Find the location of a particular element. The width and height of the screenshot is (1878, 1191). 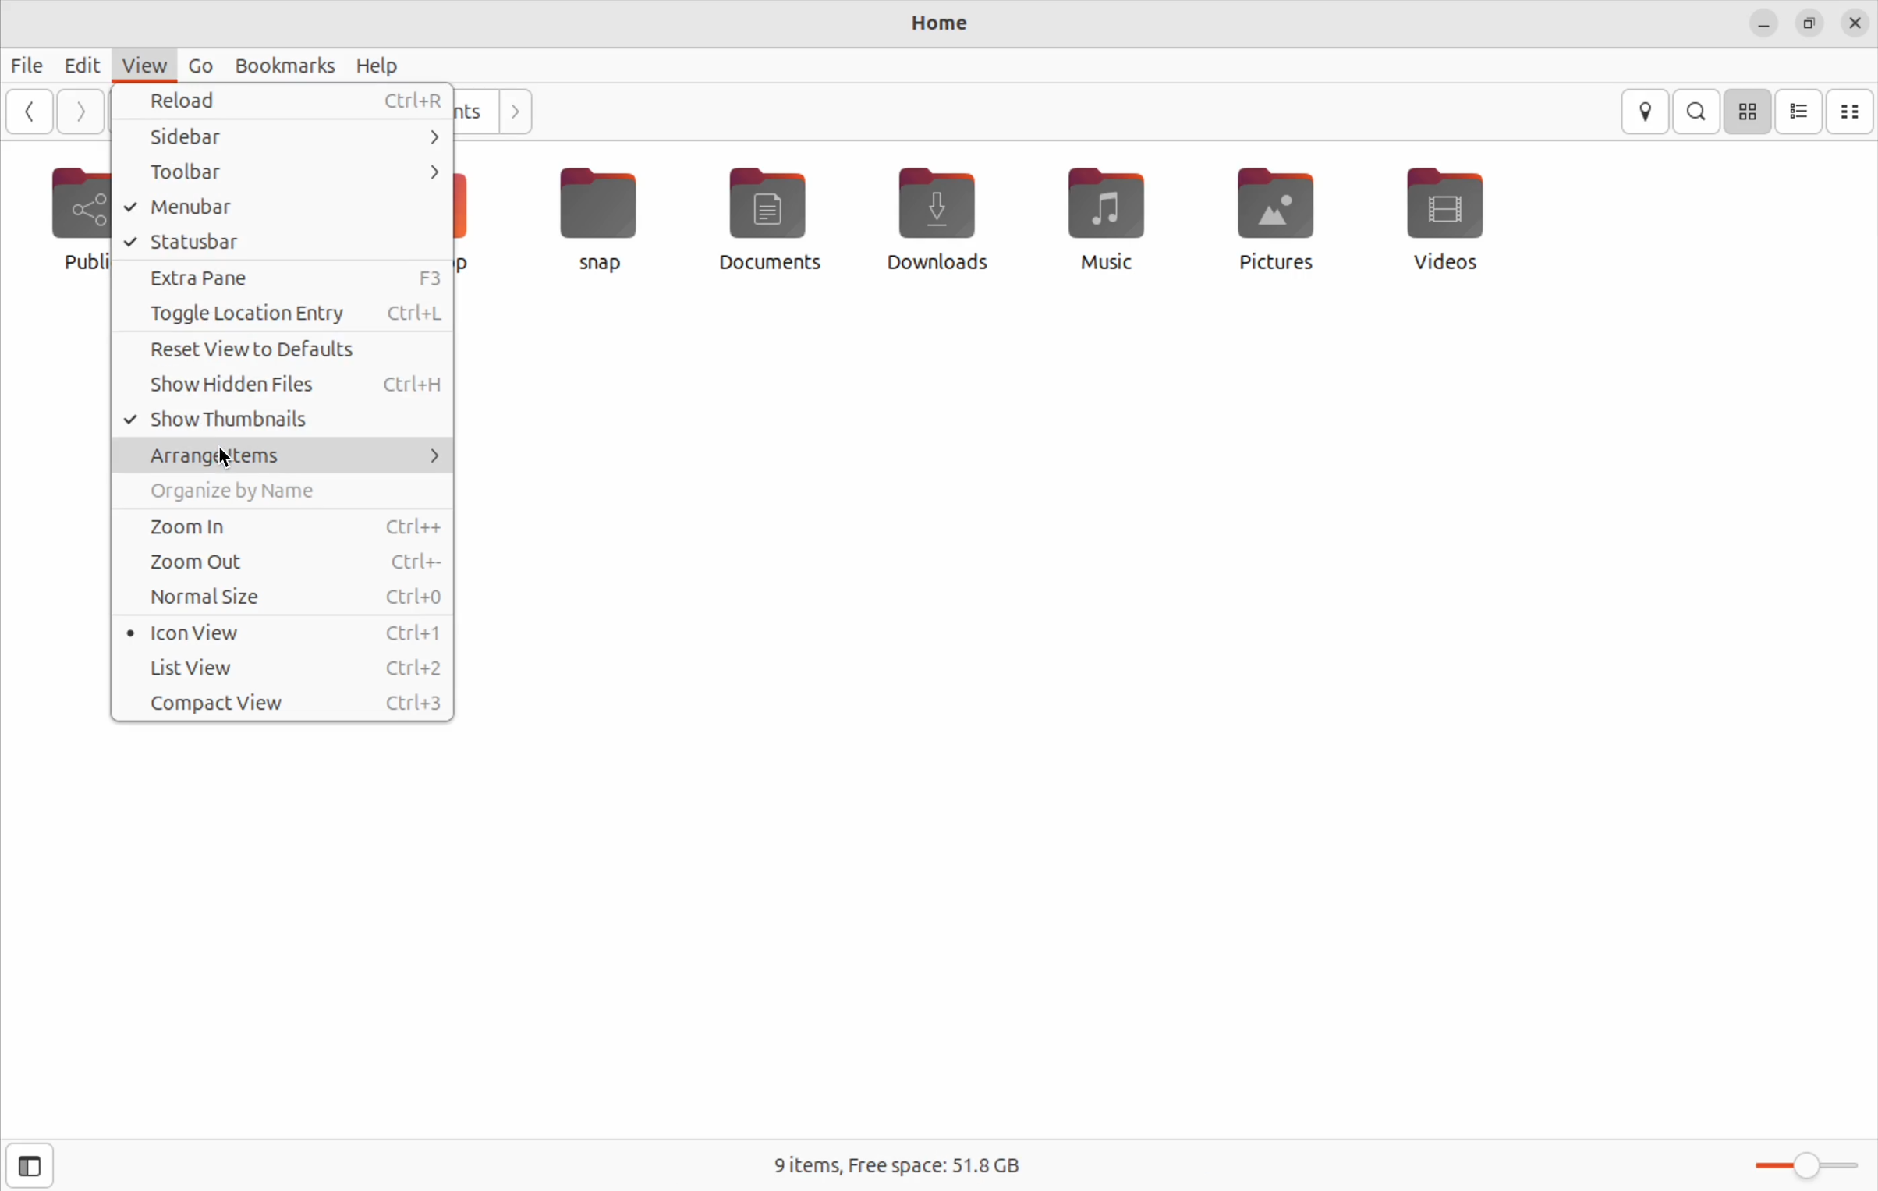

location is located at coordinates (1642, 113).